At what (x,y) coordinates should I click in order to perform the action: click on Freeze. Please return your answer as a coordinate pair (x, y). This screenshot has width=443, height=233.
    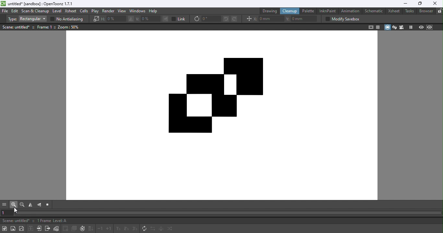
    Looking at the image, I should click on (410, 27).